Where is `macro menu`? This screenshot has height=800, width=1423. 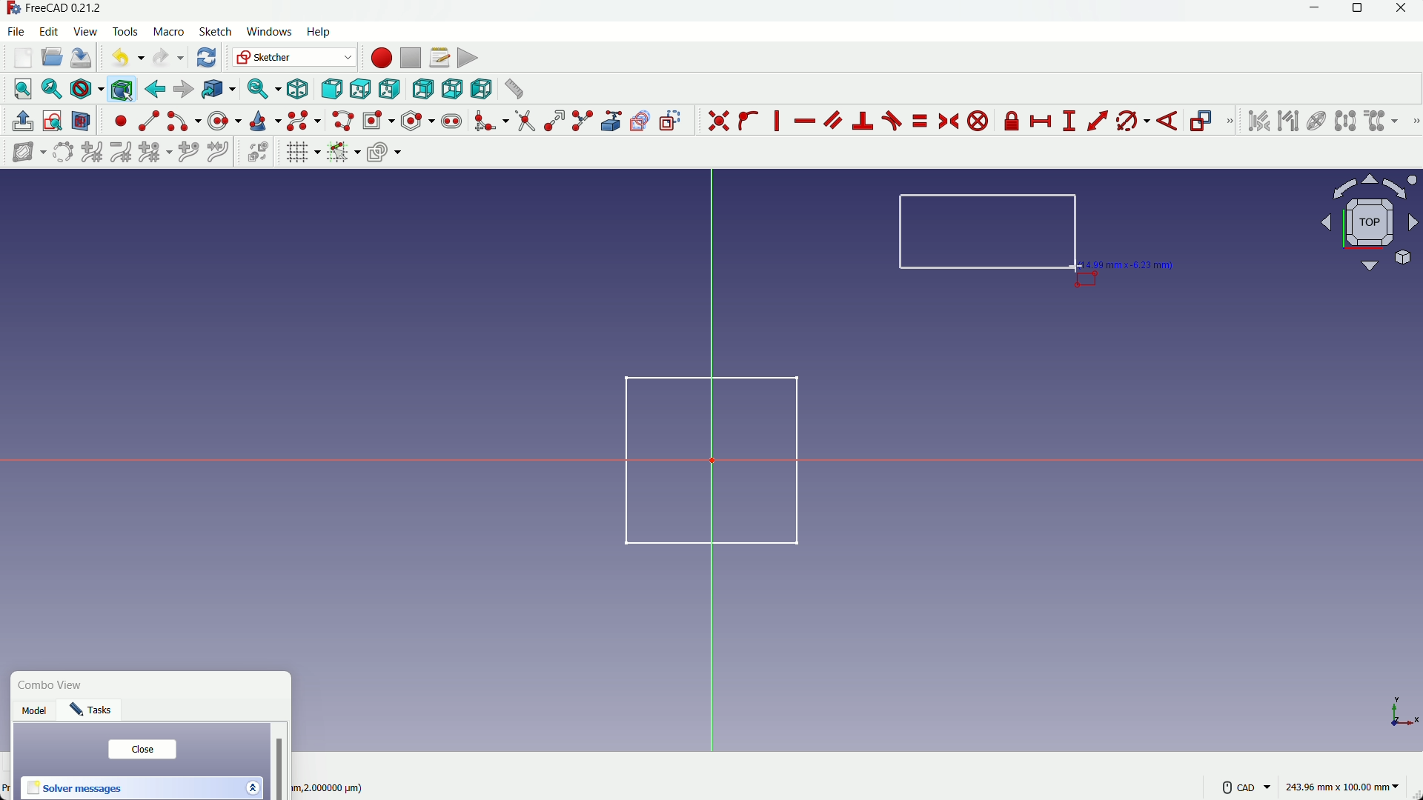
macro menu is located at coordinates (166, 32).